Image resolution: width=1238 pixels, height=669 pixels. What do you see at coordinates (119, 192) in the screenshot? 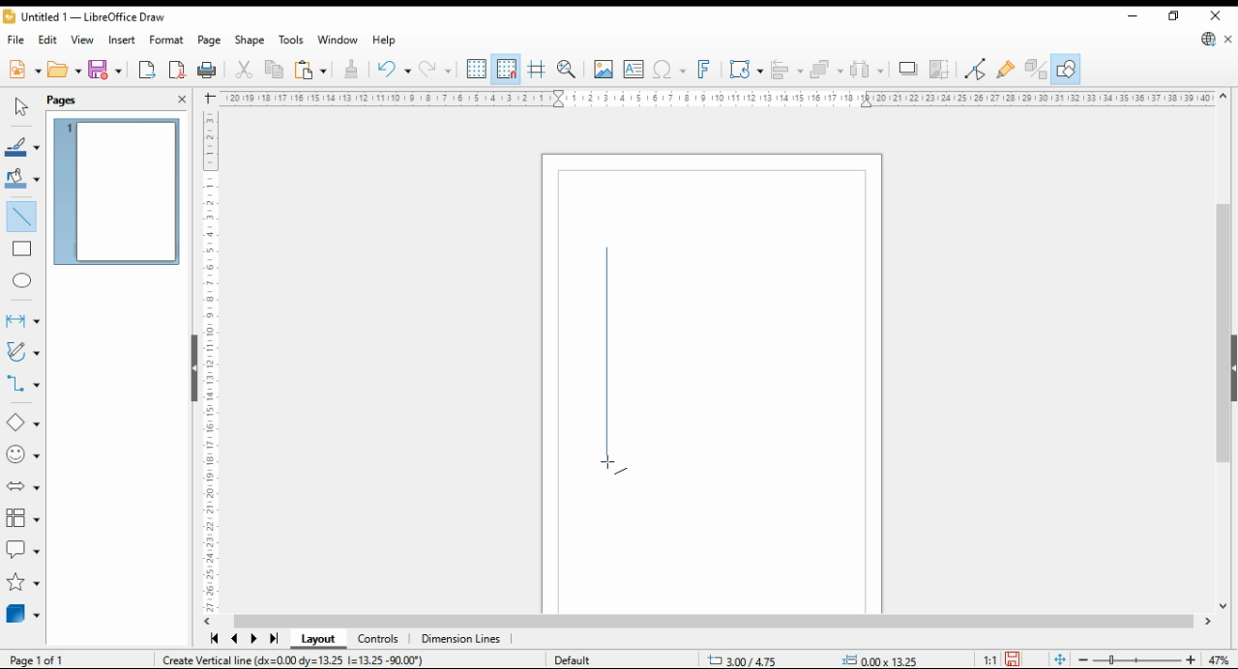
I see `page 1` at bounding box center [119, 192].